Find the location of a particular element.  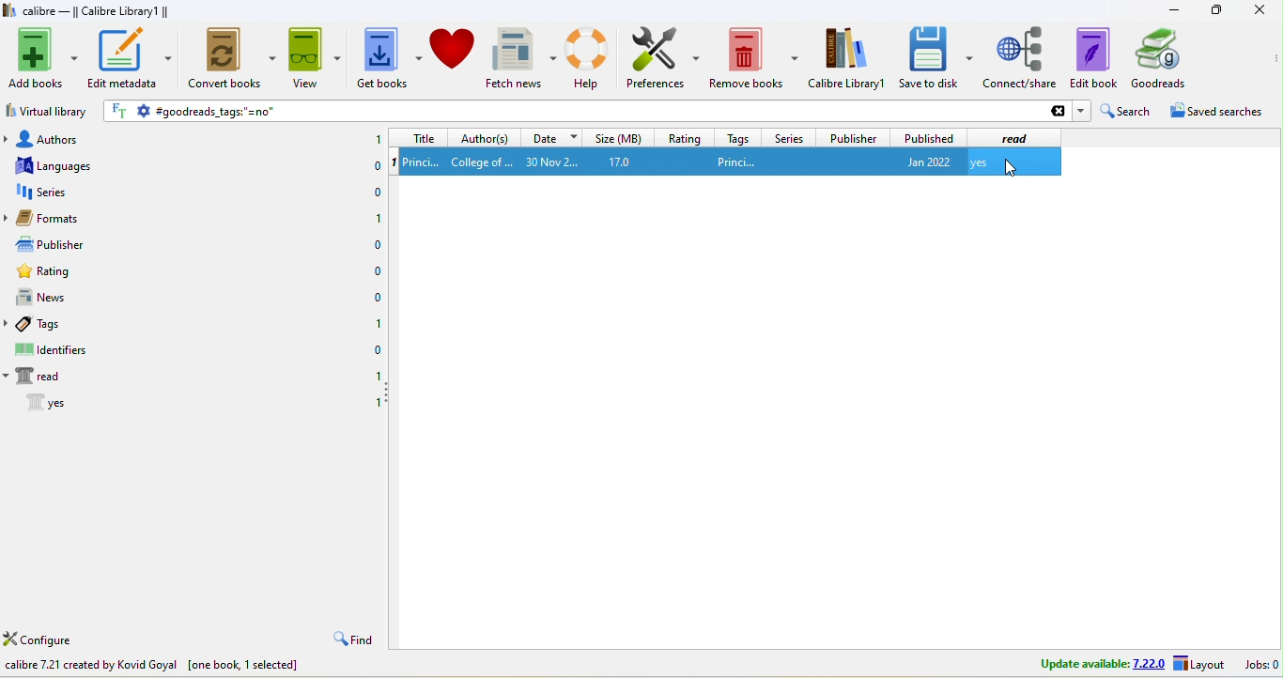

princi is located at coordinates (737, 162).